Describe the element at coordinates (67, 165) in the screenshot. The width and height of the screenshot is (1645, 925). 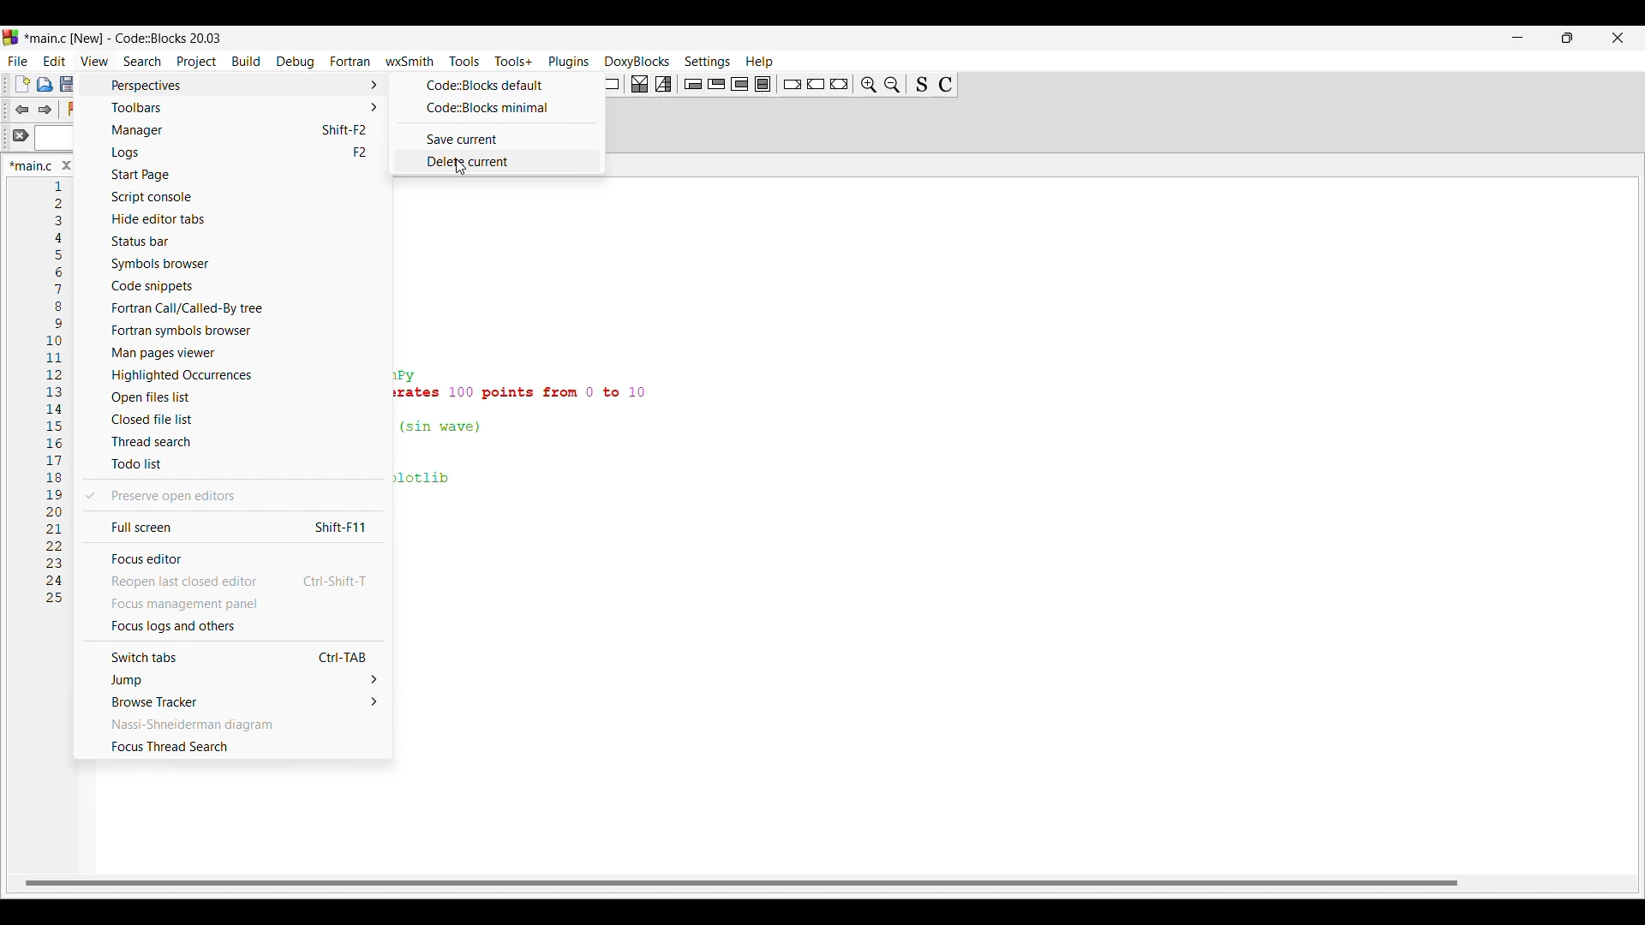
I see `Close` at that location.